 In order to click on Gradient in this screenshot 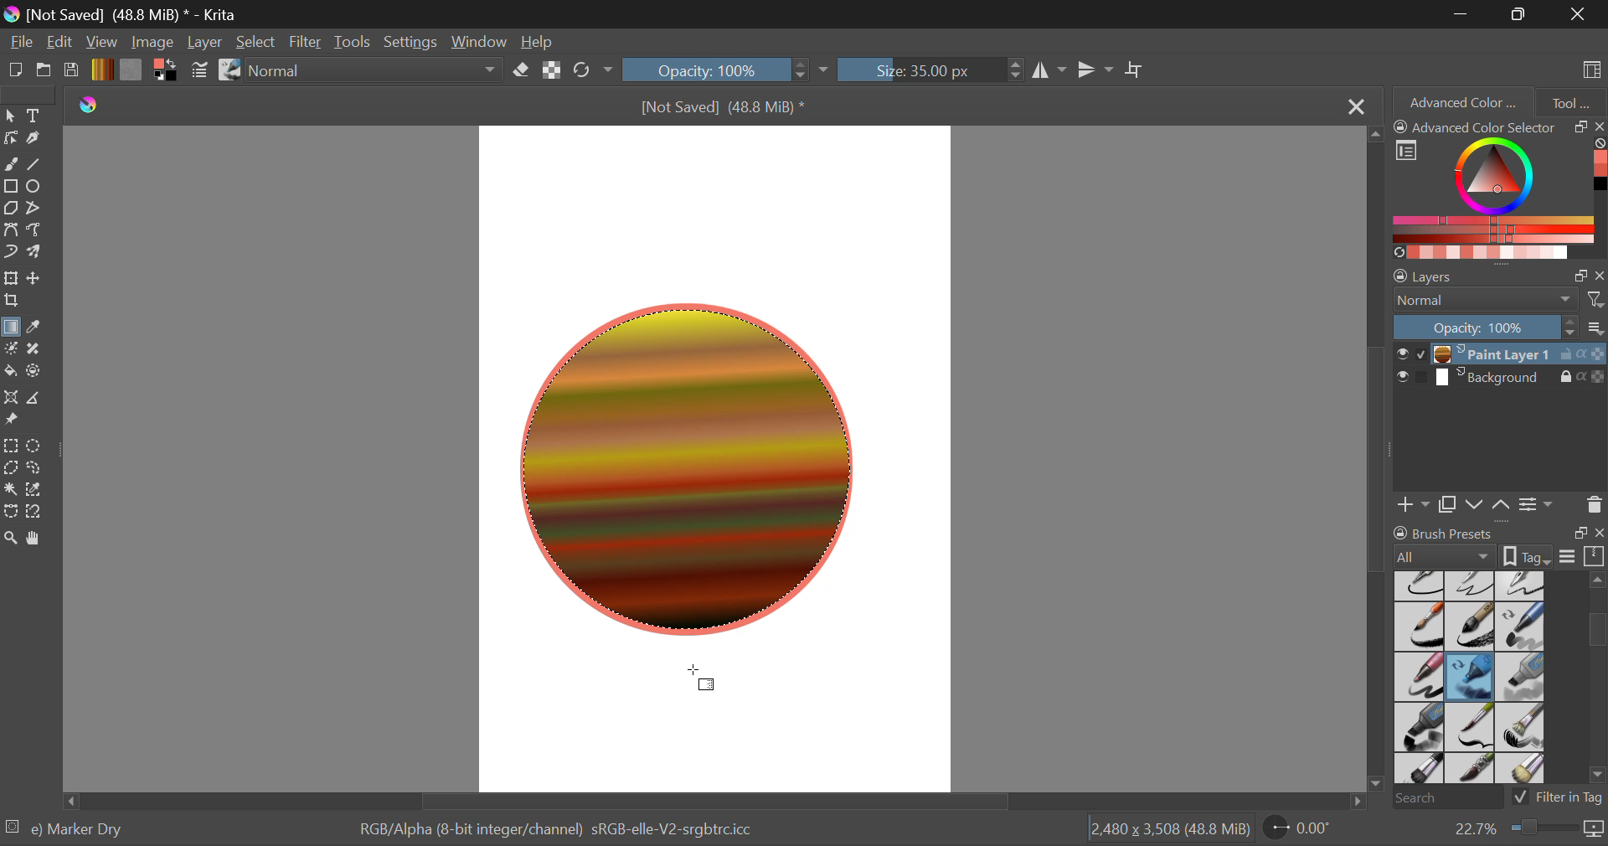, I will do `click(101, 70)`.